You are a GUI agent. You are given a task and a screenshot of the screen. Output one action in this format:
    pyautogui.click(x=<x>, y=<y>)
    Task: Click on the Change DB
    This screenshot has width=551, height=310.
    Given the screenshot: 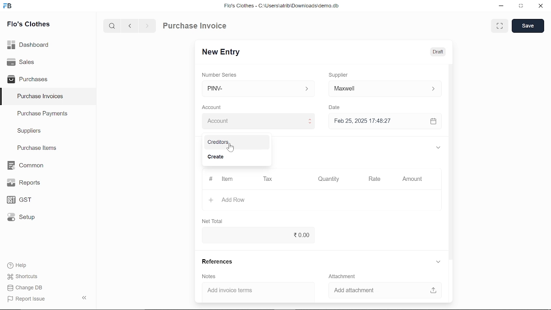 What is the action you would take?
    pyautogui.click(x=25, y=288)
    